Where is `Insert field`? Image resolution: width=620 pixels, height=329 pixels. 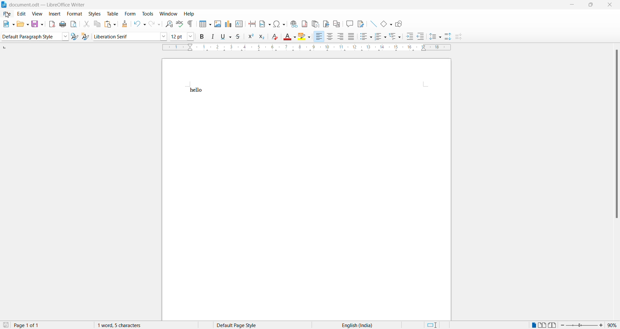
Insert field is located at coordinates (265, 24).